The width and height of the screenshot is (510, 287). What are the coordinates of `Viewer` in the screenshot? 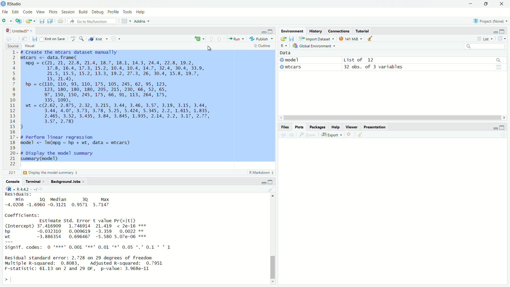 It's located at (353, 127).